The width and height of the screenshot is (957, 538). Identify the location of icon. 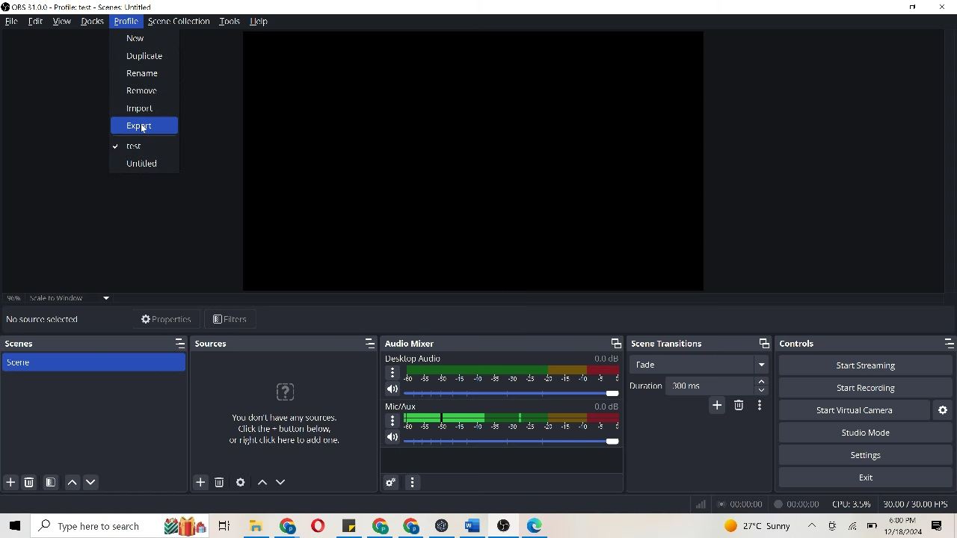
(833, 525).